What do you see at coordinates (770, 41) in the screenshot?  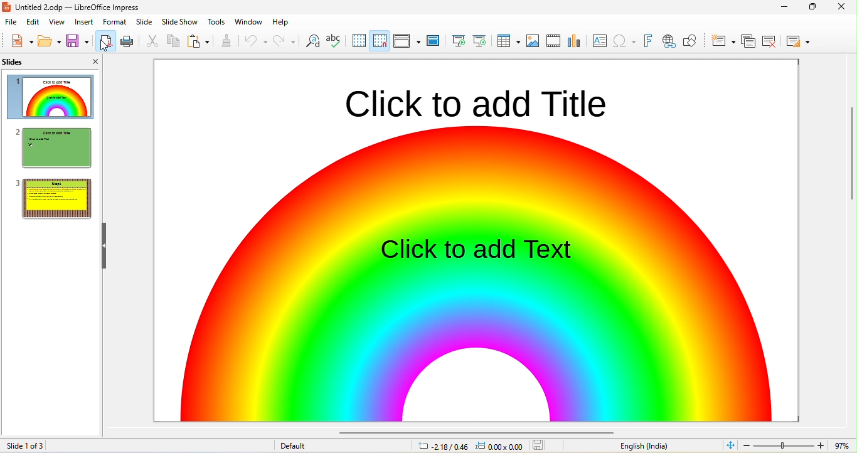 I see `delete slide` at bounding box center [770, 41].